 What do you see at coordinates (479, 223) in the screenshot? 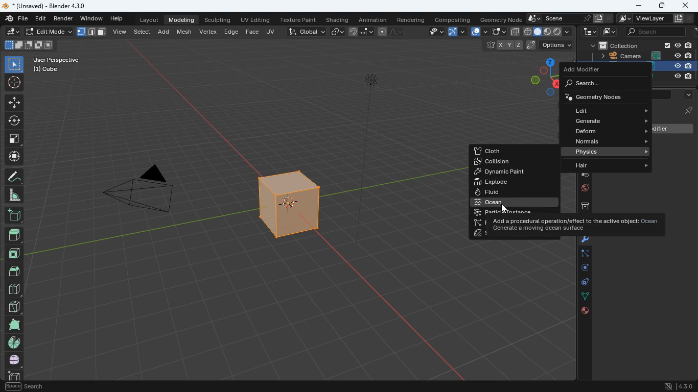
I see `particle system` at bounding box center [479, 223].